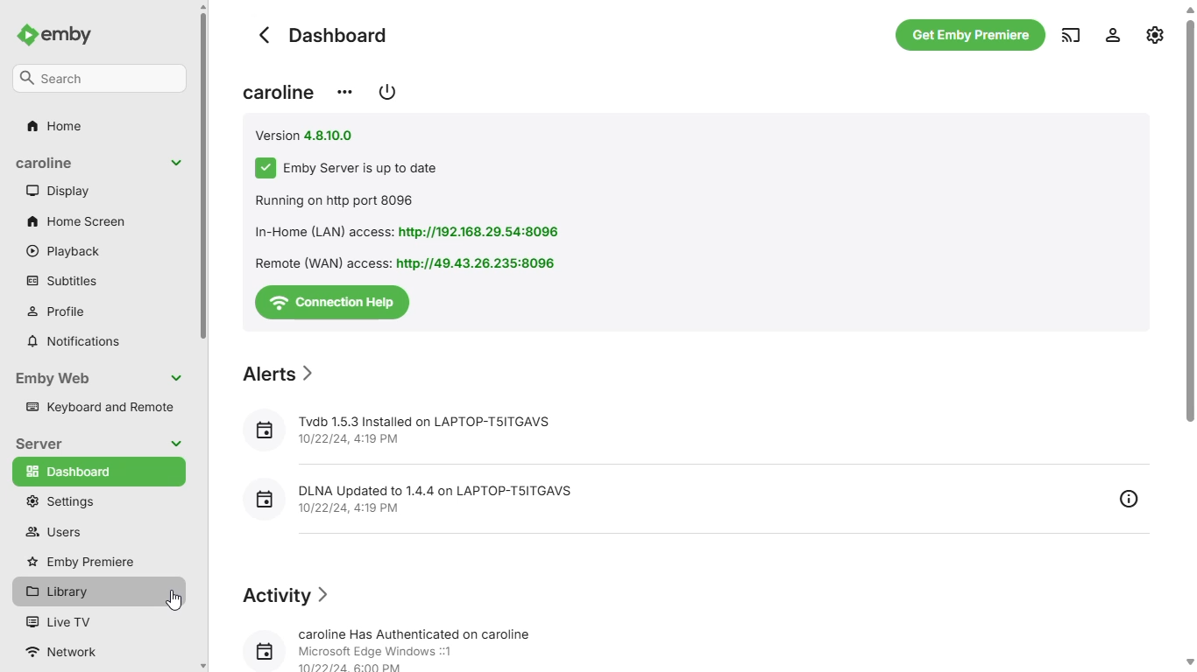 The image size is (1197, 672). I want to click on change server display name/view server info, so click(345, 92).